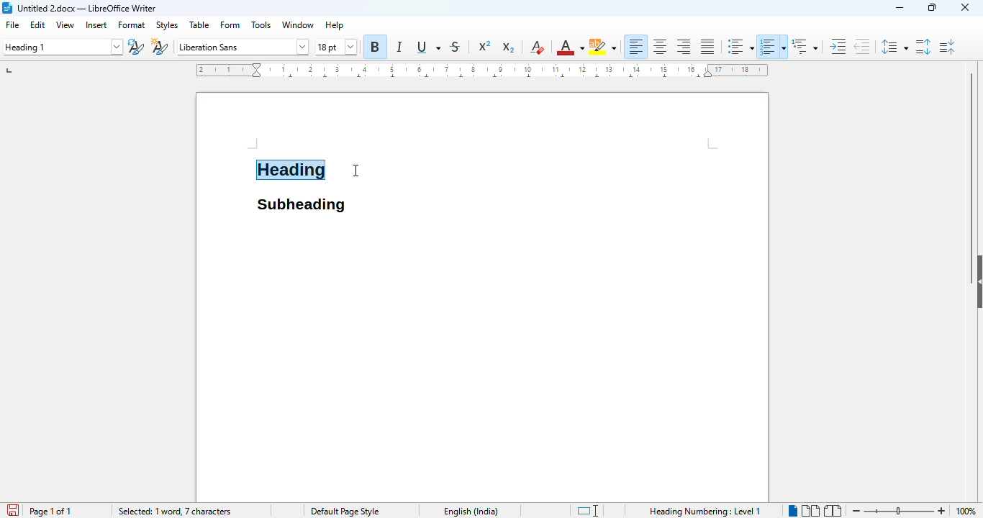 The width and height of the screenshot is (983, 518). I want to click on text, so click(300, 208).